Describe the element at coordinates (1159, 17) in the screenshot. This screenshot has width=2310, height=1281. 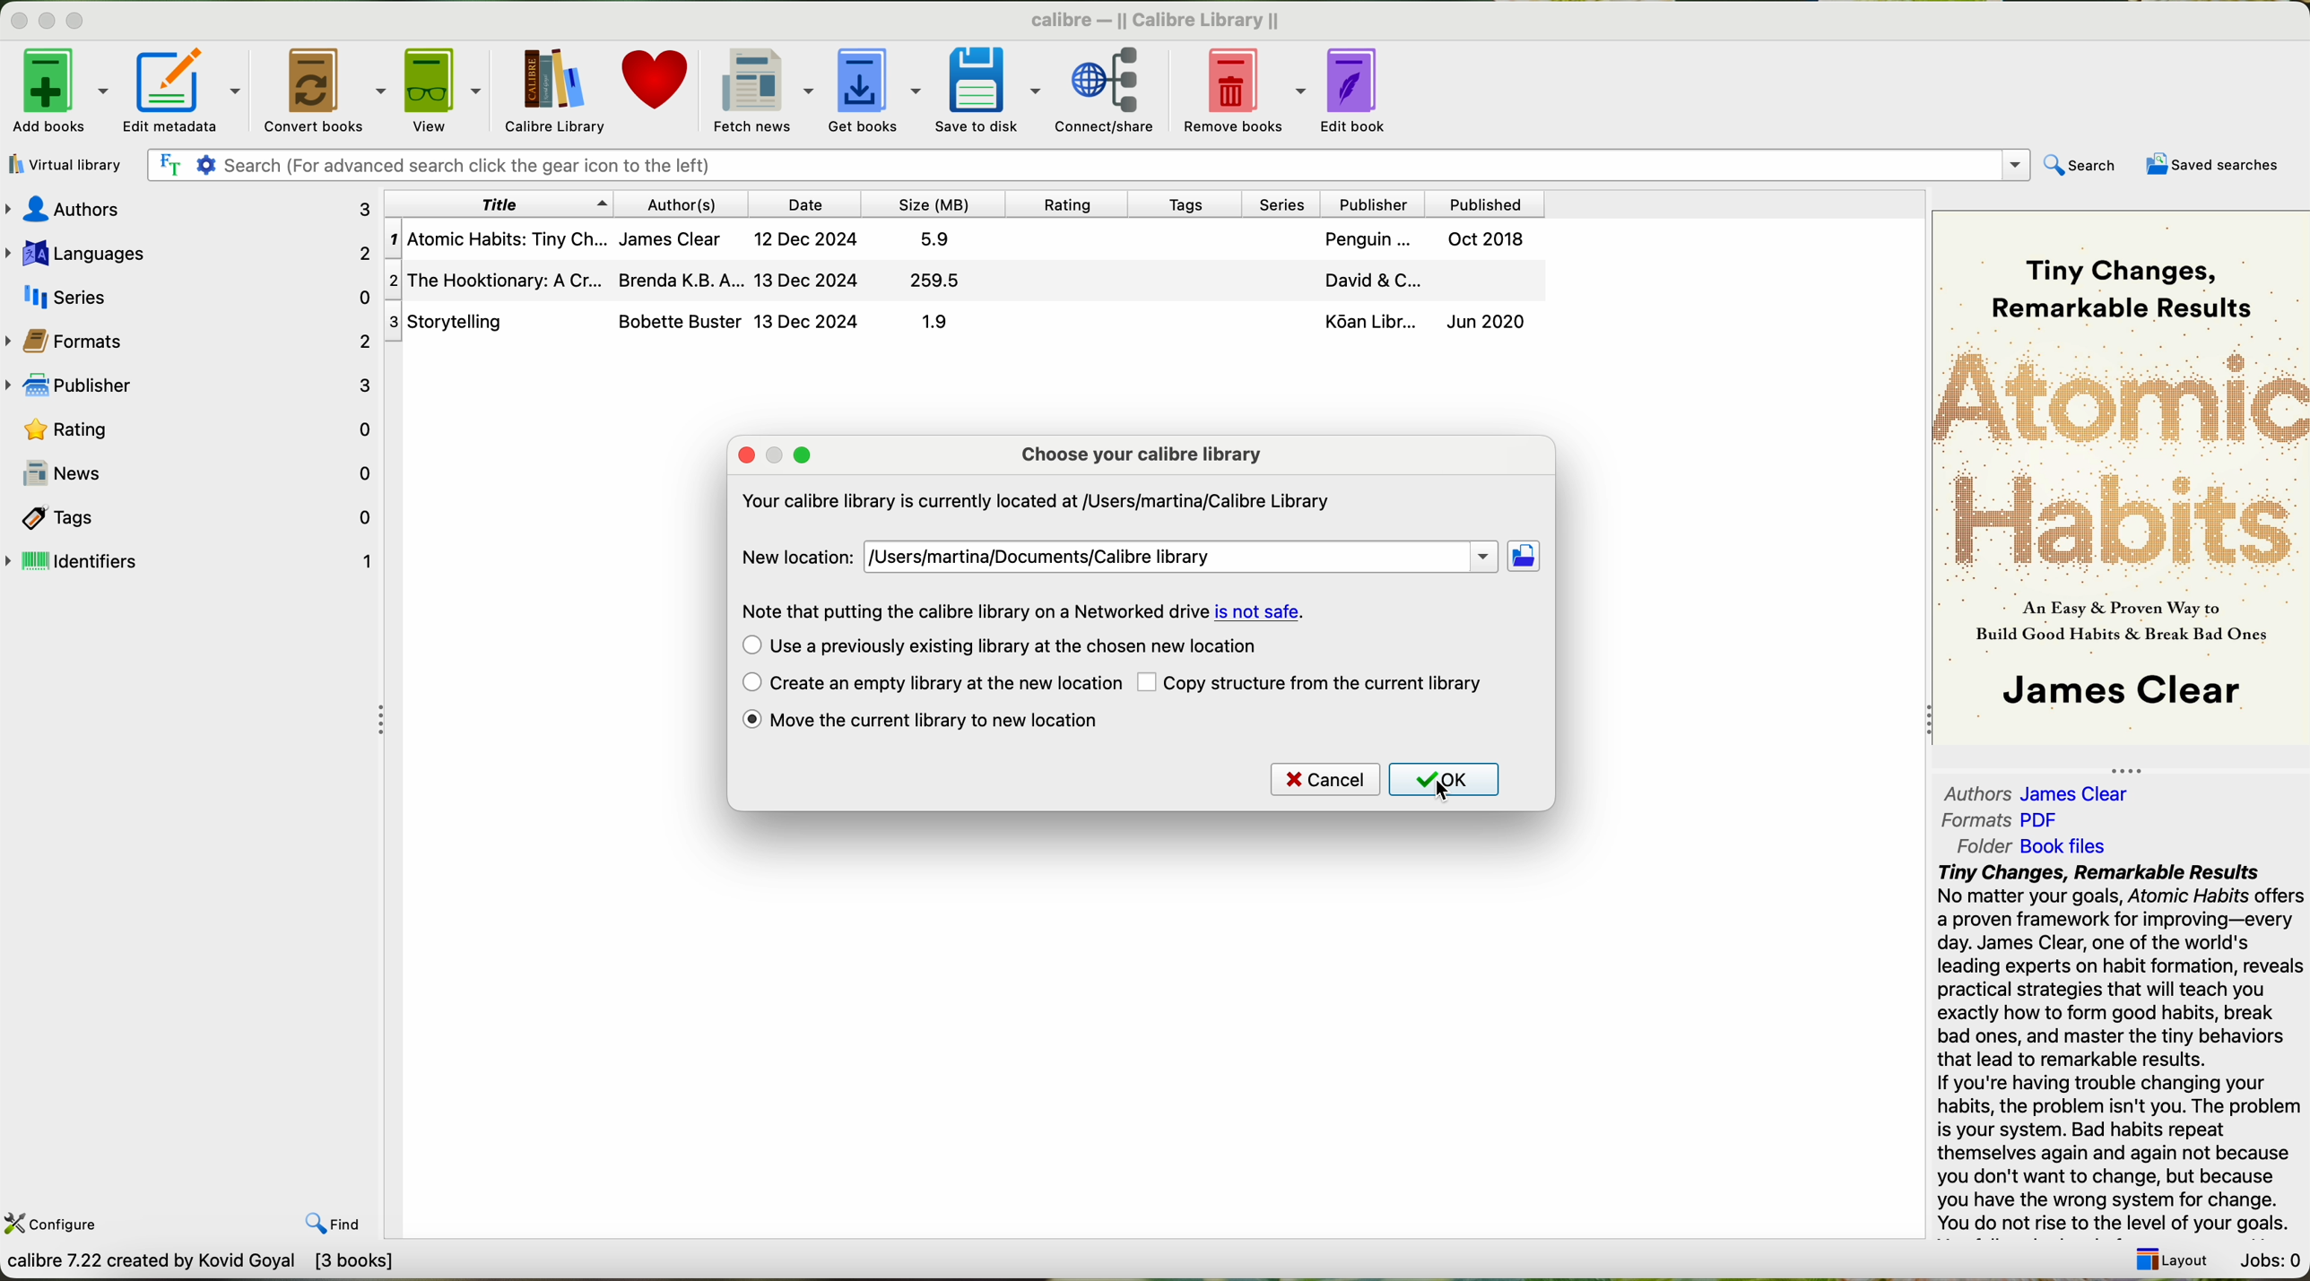
I see `calibre — || Calibre Library ||` at that location.